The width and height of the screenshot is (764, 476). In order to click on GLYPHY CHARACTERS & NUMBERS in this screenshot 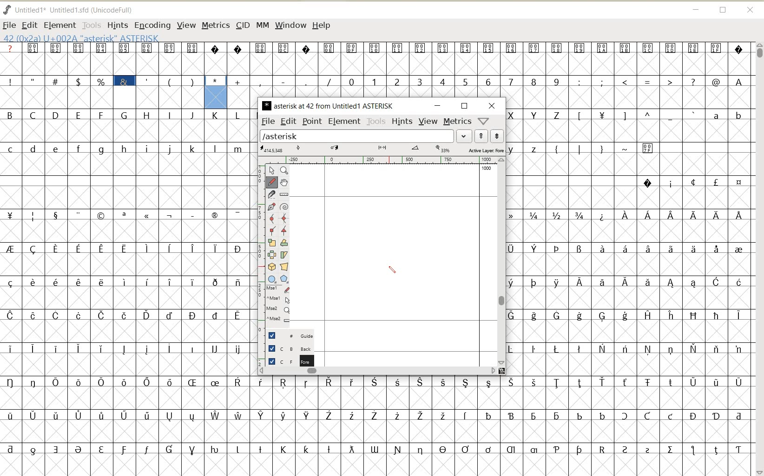, I will do `click(629, 258)`.